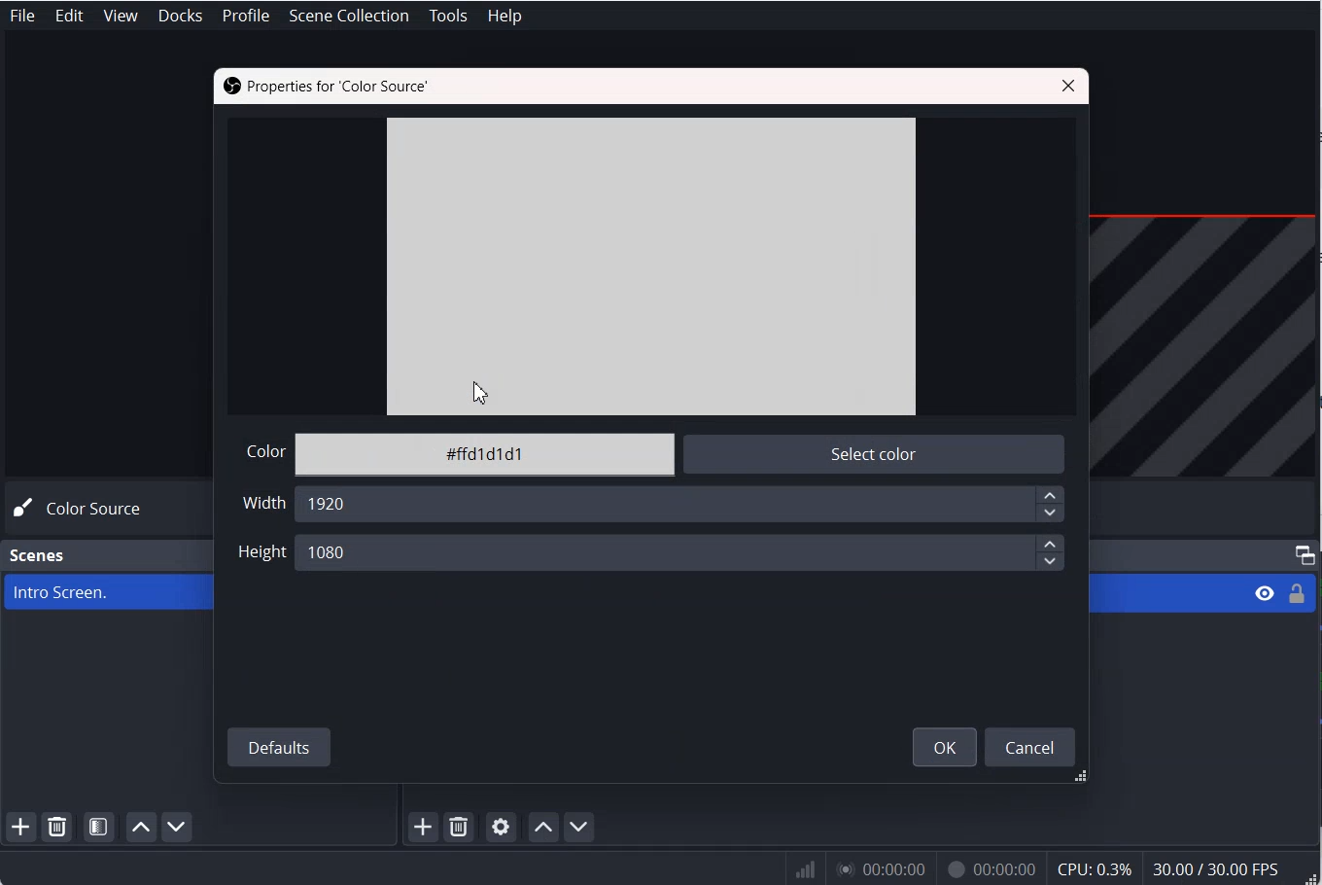 Image resolution: width=1322 pixels, height=885 pixels. Describe the element at coordinates (351, 15) in the screenshot. I see `Scene Collection` at that location.